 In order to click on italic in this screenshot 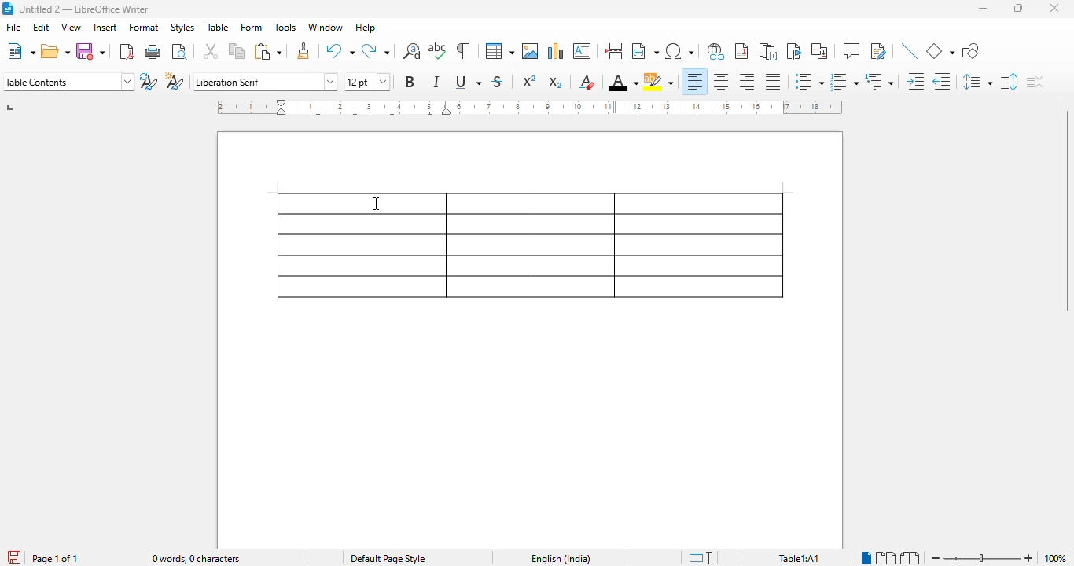, I will do `click(436, 82)`.